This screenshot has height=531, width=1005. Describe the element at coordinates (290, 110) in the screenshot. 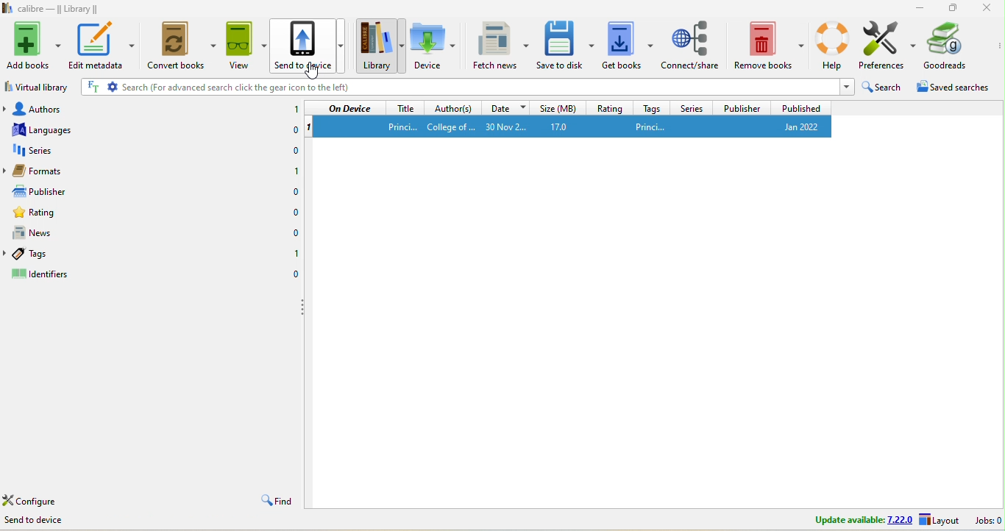

I see `1` at that location.